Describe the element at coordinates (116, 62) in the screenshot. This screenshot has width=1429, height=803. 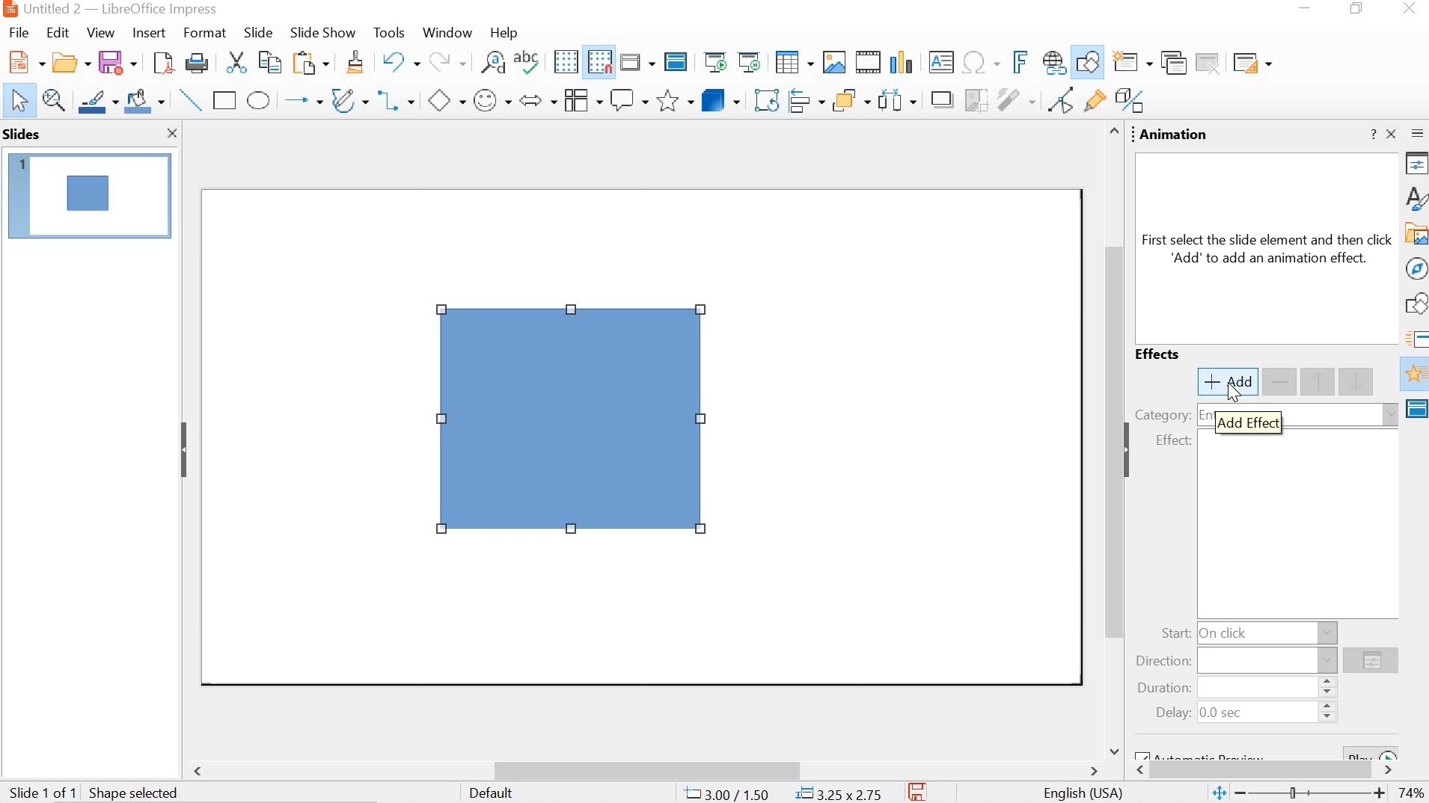
I see `save` at that location.